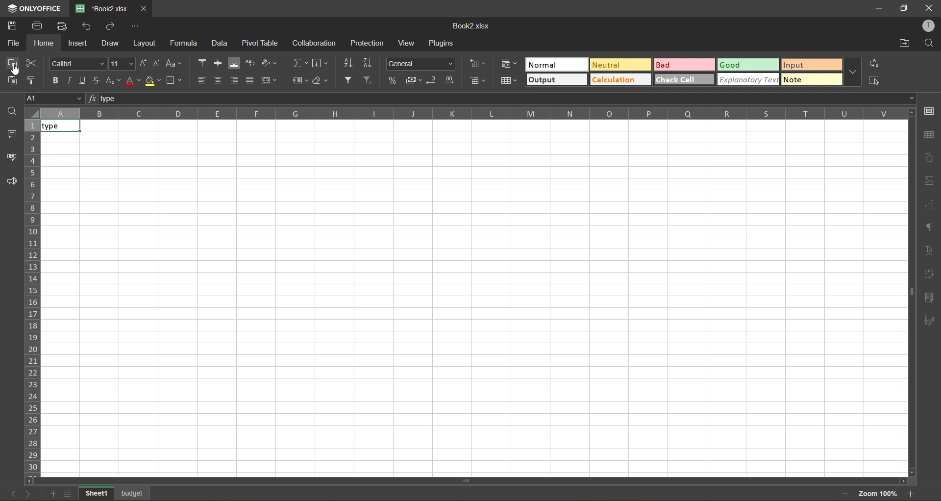 This screenshot has height=501, width=941. What do you see at coordinates (110, 44) in the screenshot?
I see `draw` at bounding box center [110, 44].